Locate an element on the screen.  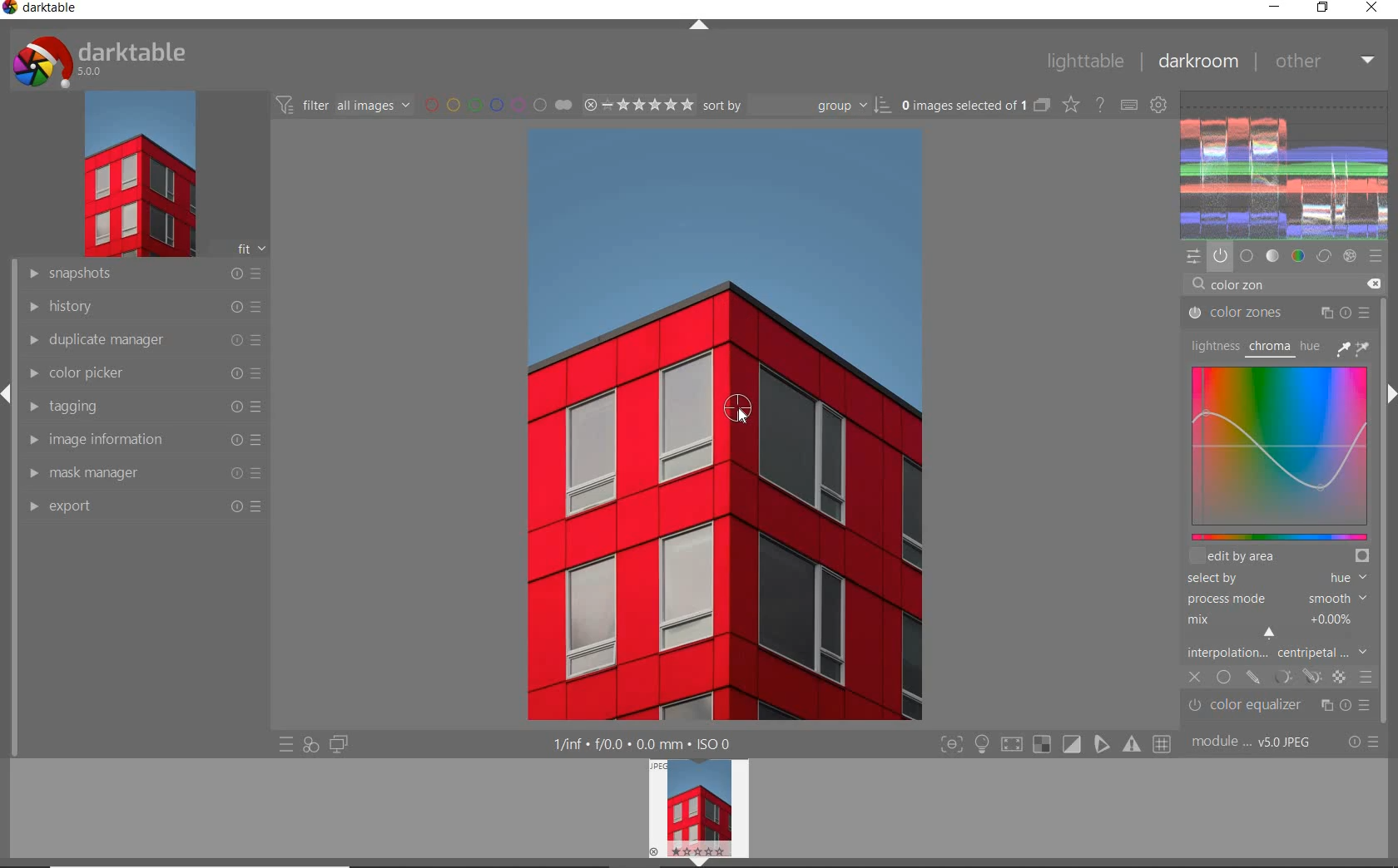
waveform is located at coordinates (1286, 163).